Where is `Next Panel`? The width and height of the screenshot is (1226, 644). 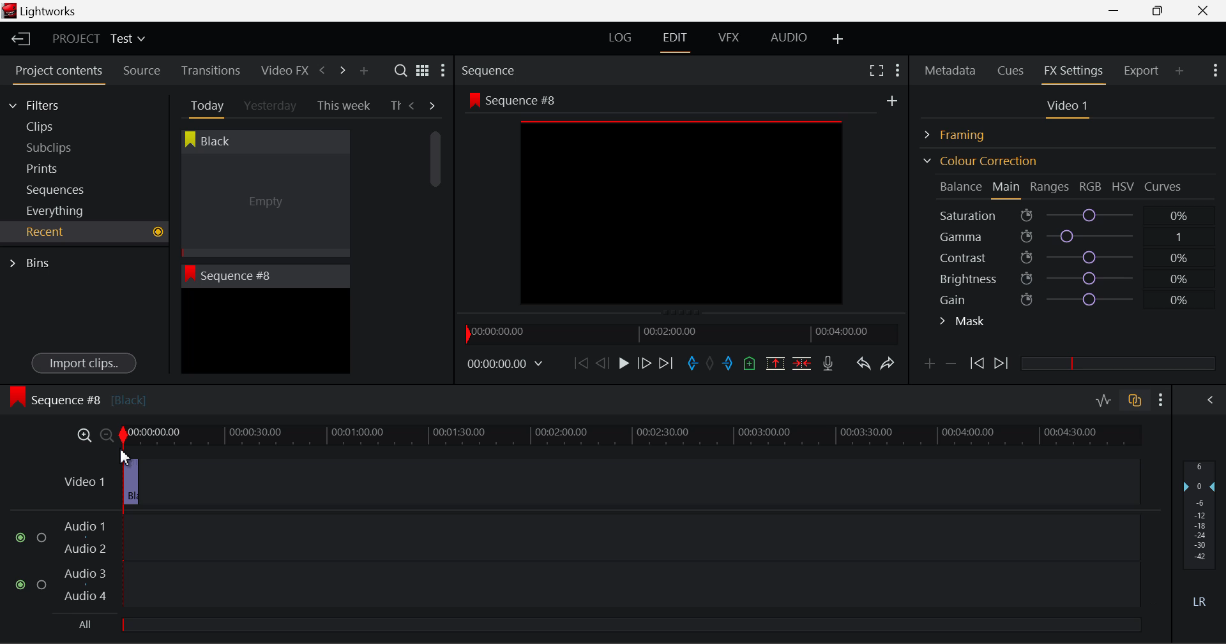 Next Panel is located at coordinates (340, 70).